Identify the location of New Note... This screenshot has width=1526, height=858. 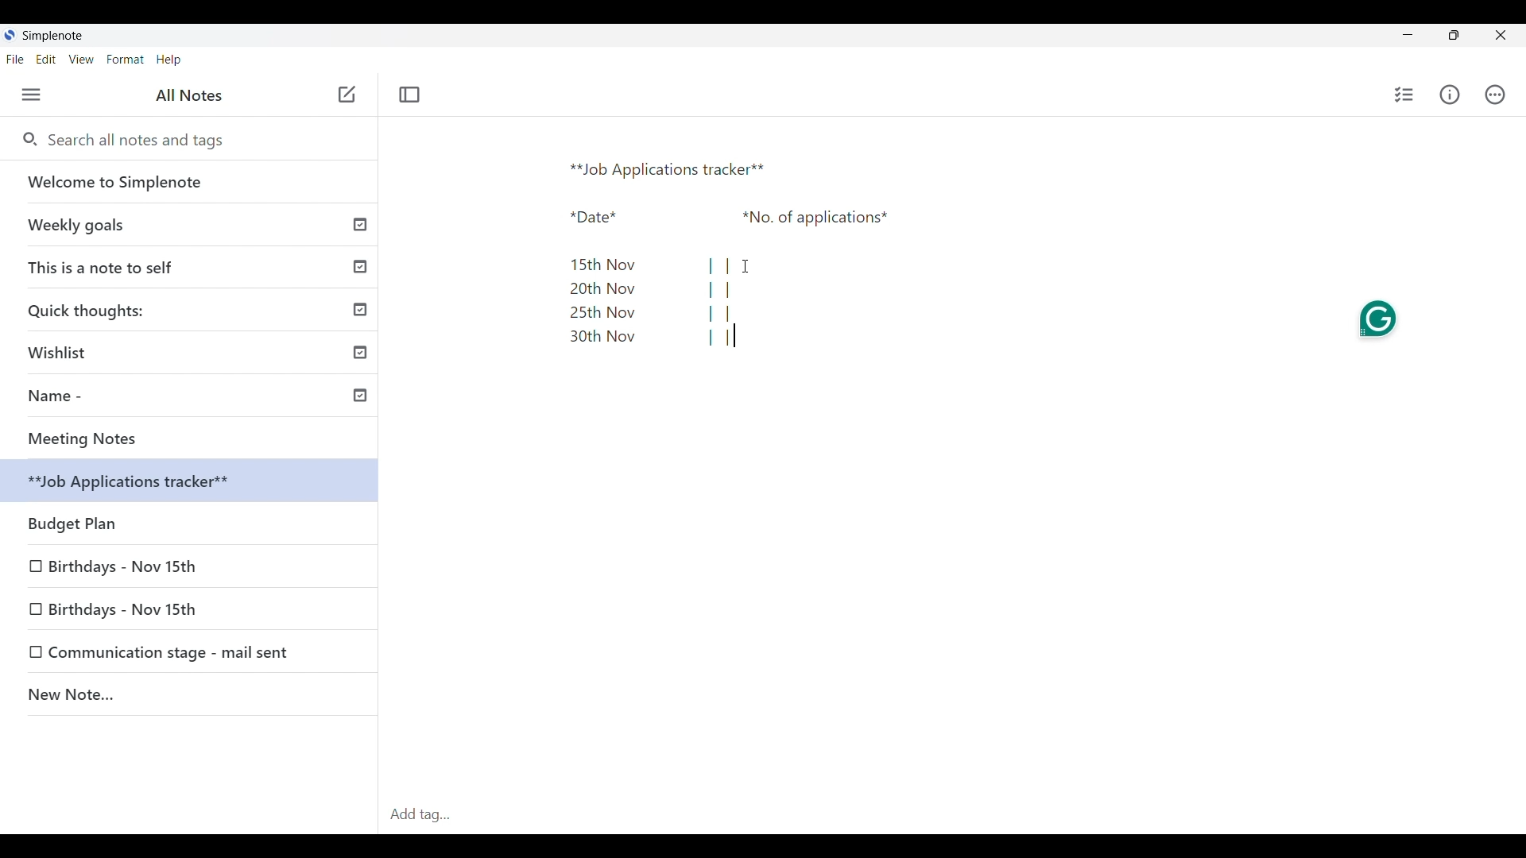
(190, 697).